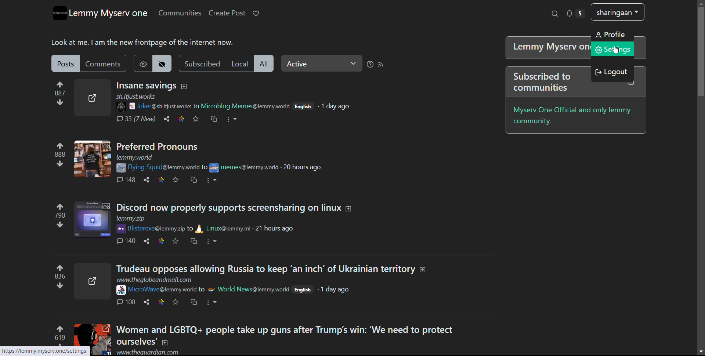 Image resolution: width=705 pixels, height=356 pixels. Describe the element at coordinates (220, 229) in the screenshot. I see `to Linux@lemmy.ml` at that location.